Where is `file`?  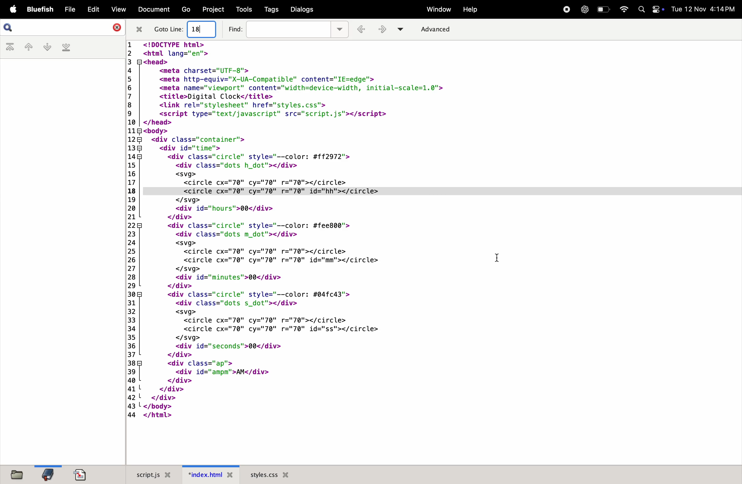 file is located at coordinates (19, 475).